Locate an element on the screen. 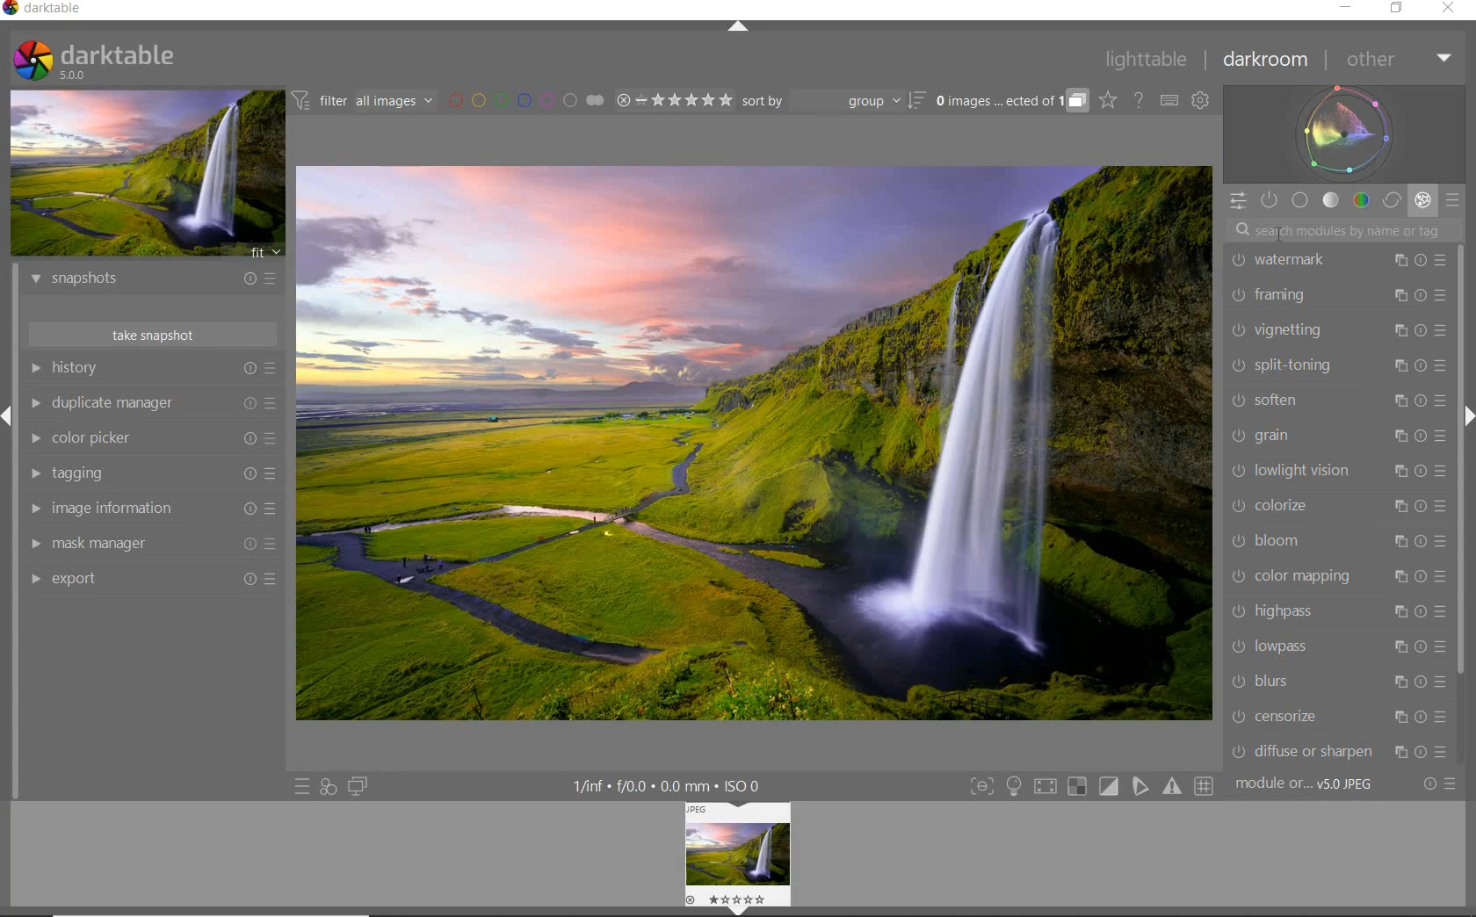 The image size is (1476, 917). censorize is located at coordinates (1339, 717).